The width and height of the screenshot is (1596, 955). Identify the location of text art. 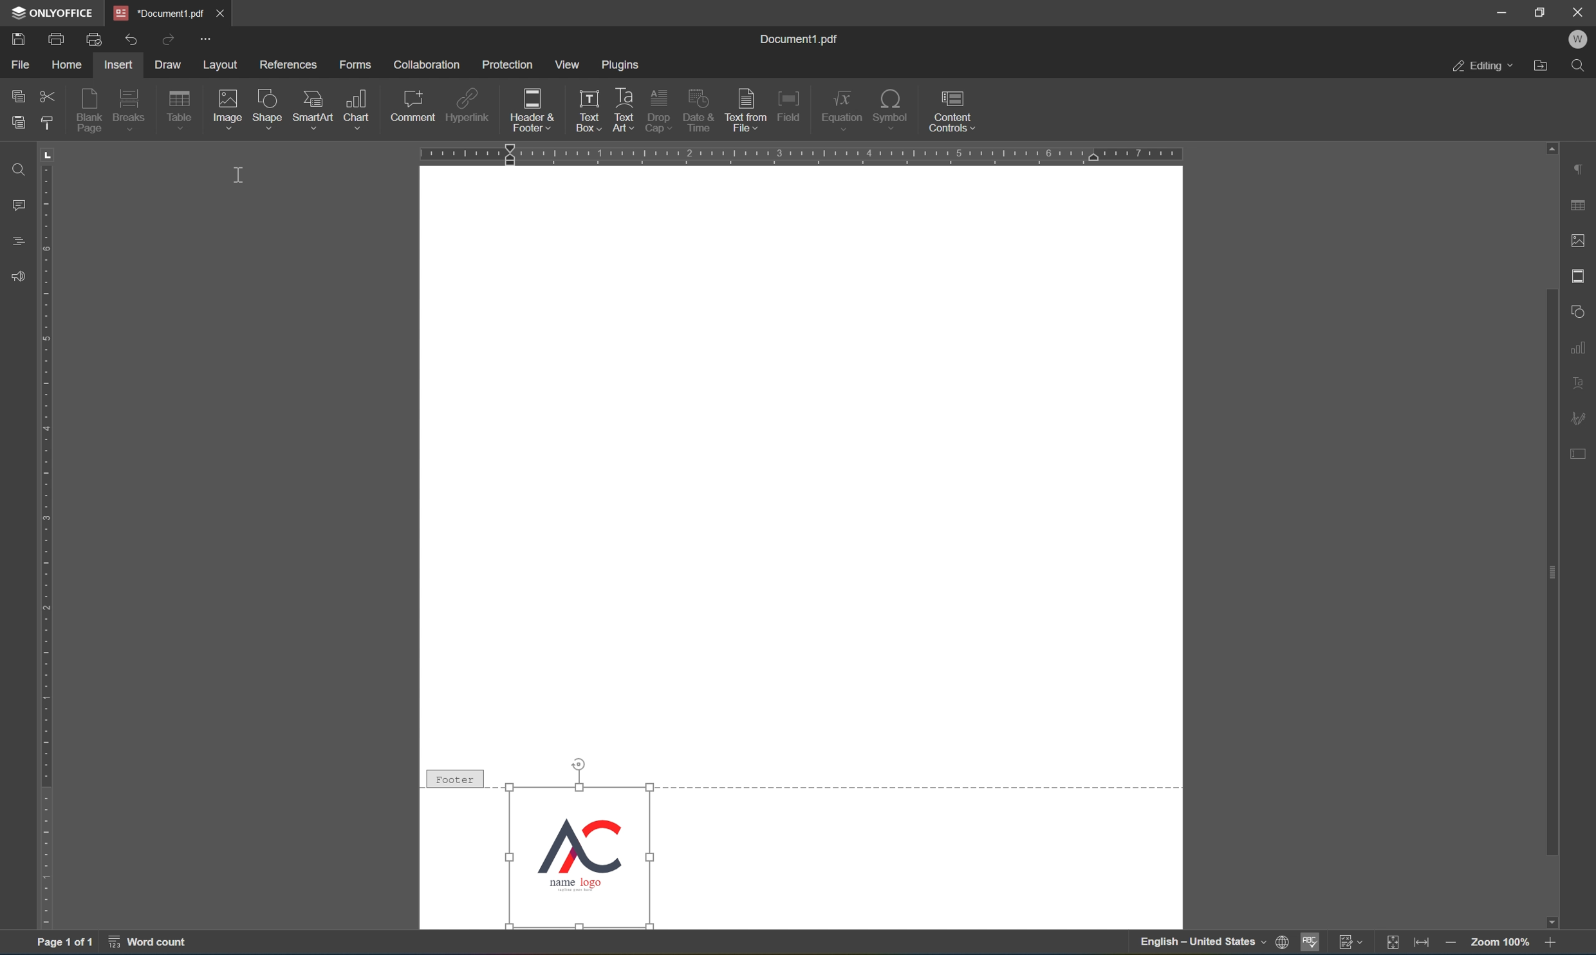
(624, 96).